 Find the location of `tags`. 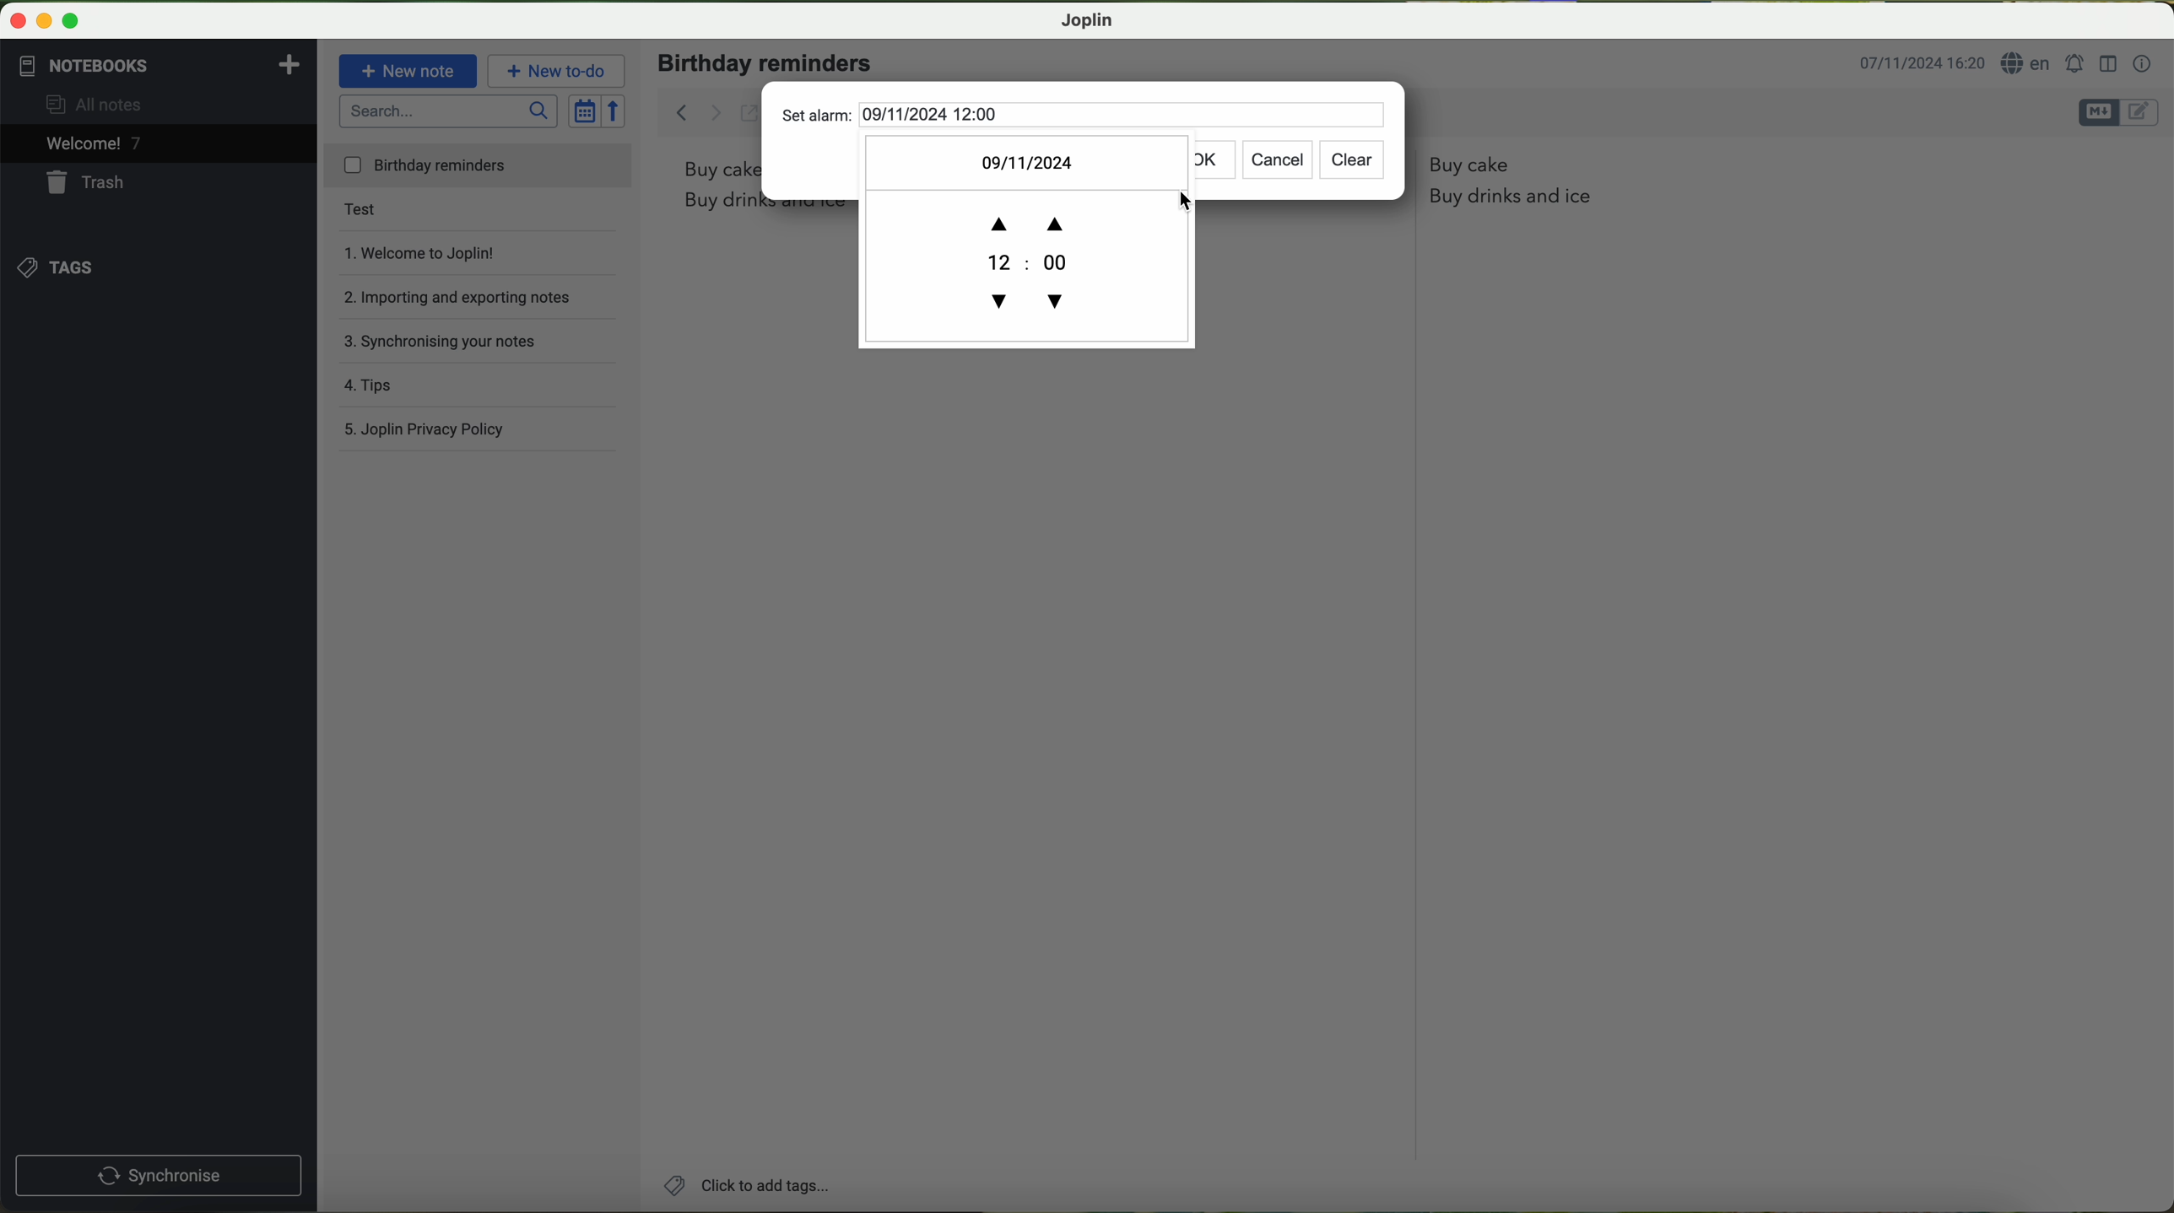

tags is located at coordinates (62, 266).